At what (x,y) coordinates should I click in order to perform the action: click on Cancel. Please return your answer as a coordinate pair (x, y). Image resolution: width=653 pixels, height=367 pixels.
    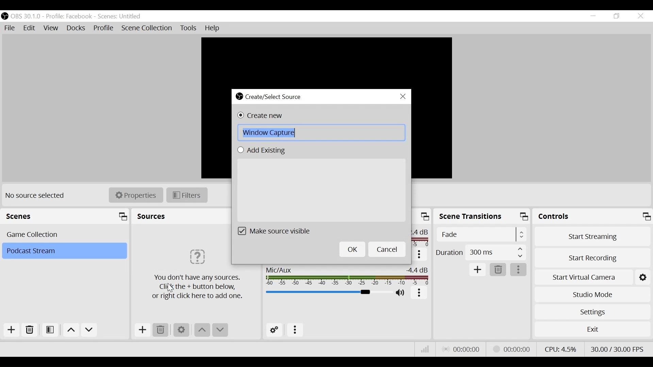
    Looking at the image, I should click on (388, 250).